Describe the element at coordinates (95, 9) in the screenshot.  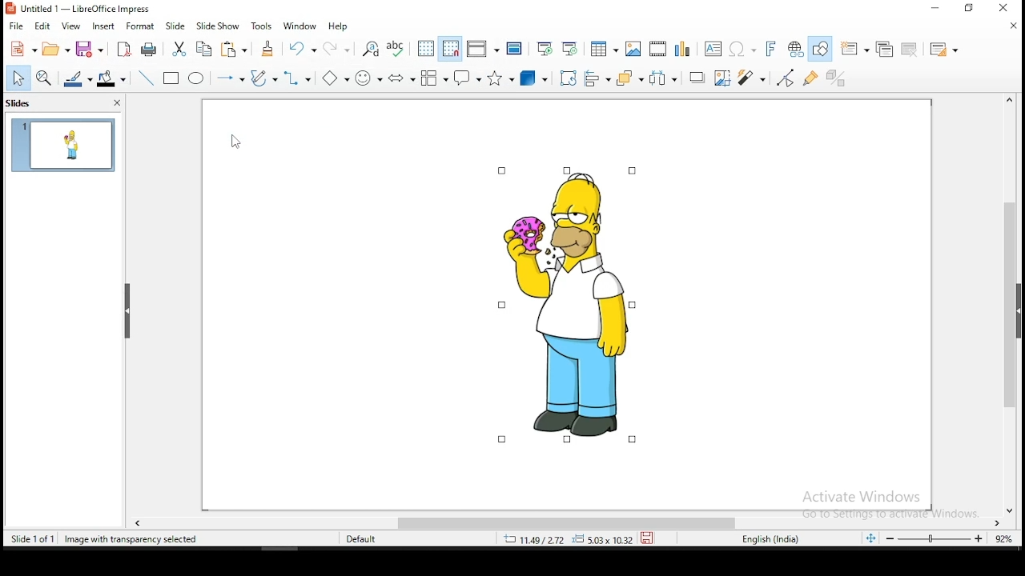
I see `icon and filename` at that location.